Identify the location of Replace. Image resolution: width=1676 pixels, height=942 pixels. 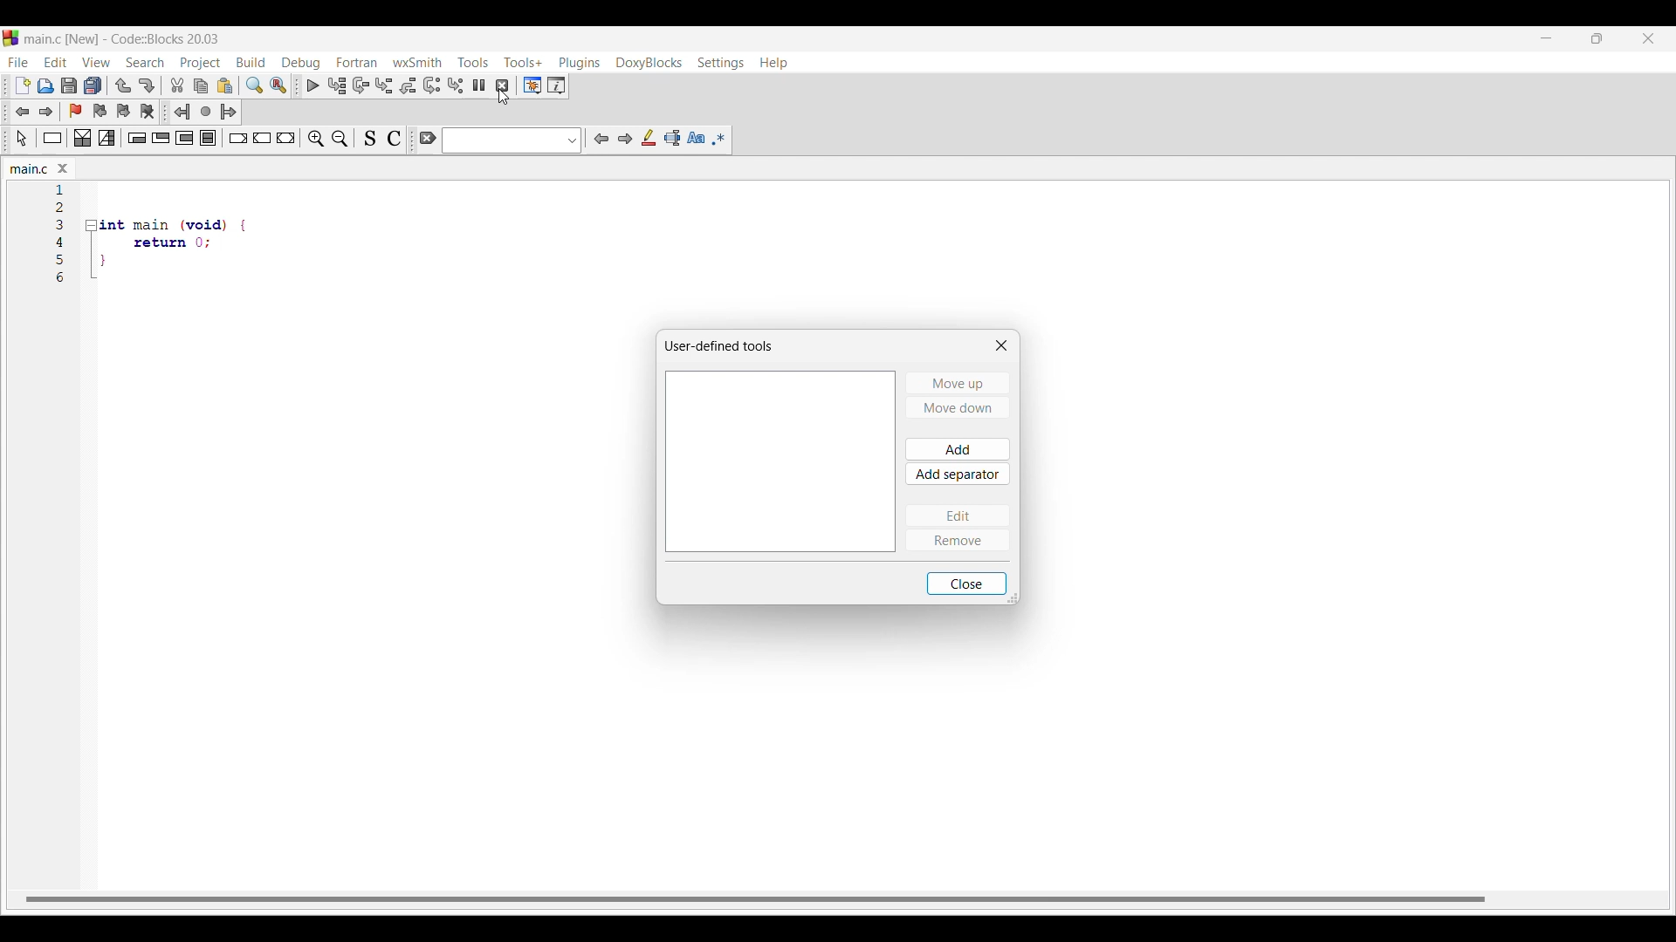
(278, 85).